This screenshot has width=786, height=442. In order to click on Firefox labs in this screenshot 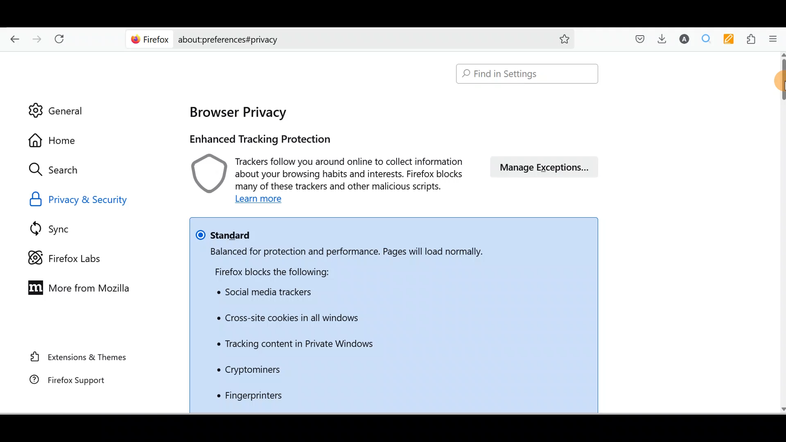, I will do `click(63, 257)`.